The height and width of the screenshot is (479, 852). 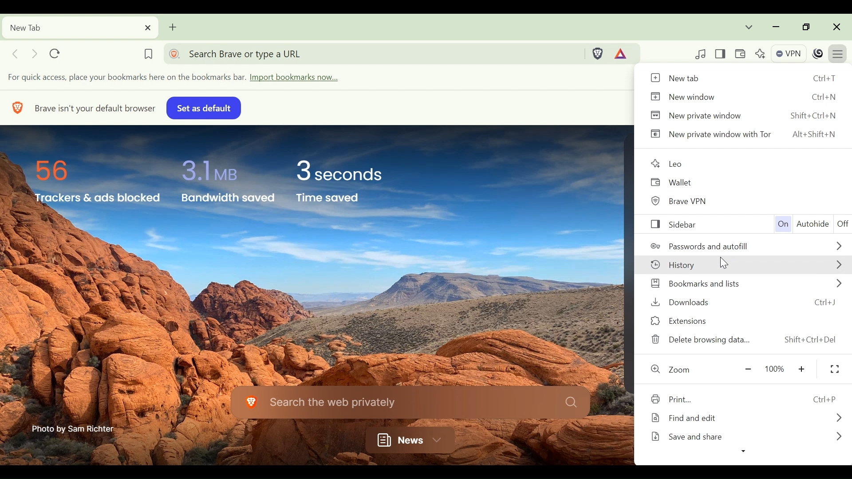 What do you see at coordinates (818, 53) in the screenshot?
I see `Profile` at bounding box center [818, 53].